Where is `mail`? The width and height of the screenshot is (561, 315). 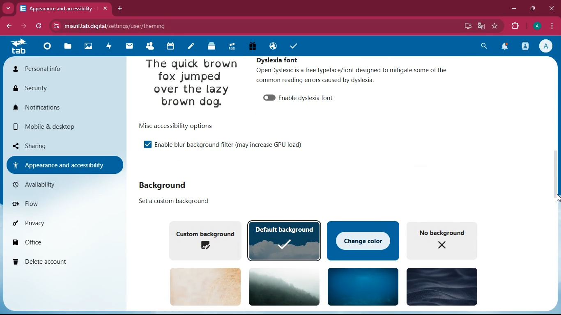
mail is located at coordinates (127, 46).